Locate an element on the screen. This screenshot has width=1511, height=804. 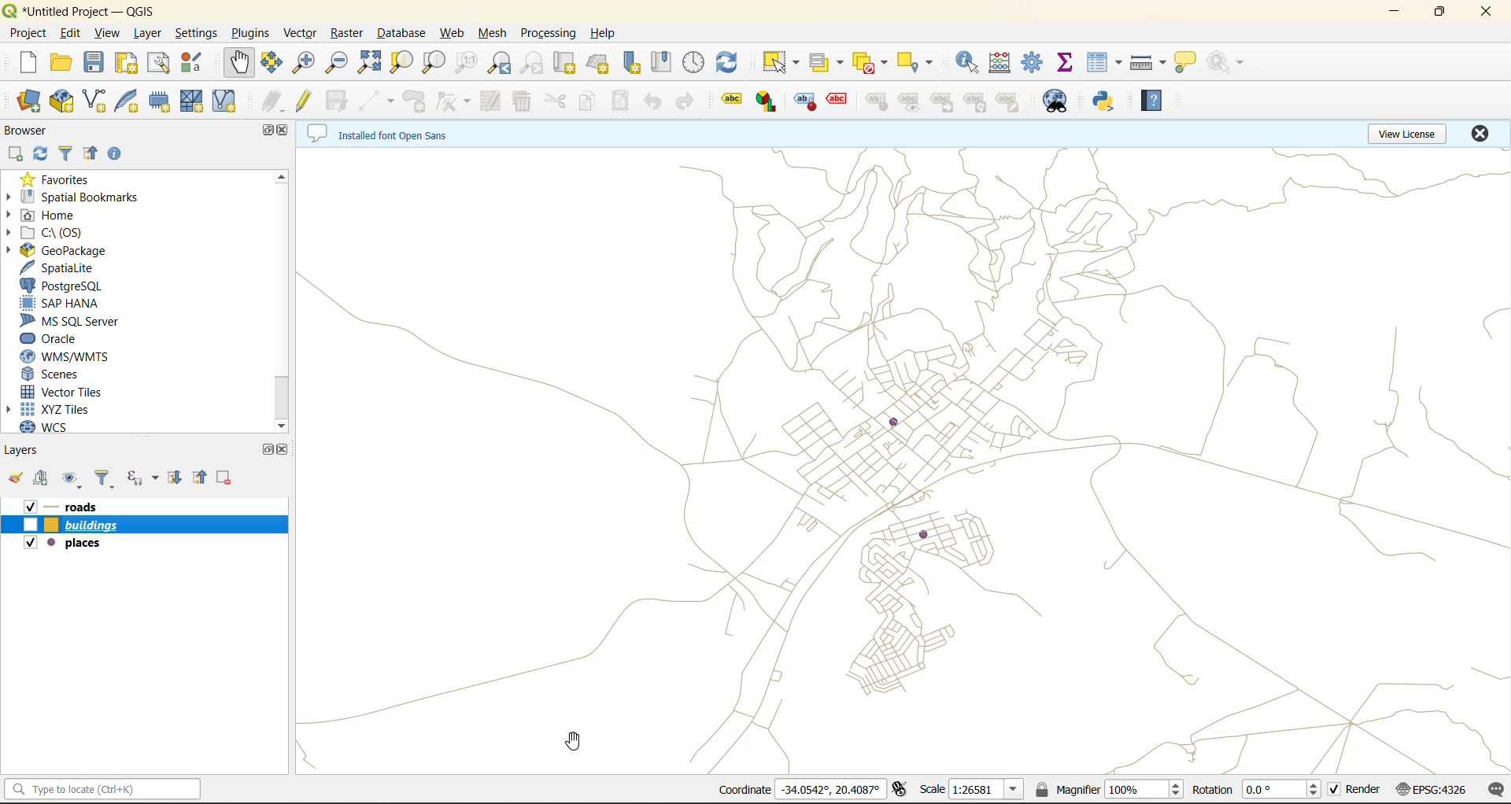
redo is located at coordinates (689, 103).